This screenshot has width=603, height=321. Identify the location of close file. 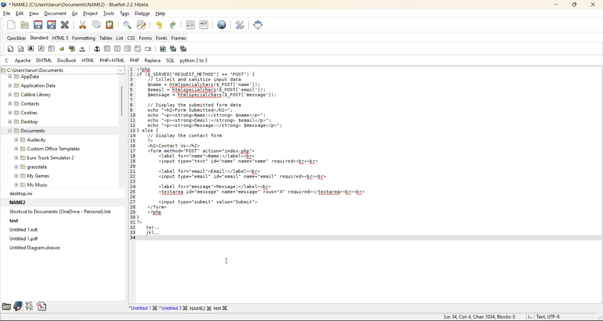
(65, 26).